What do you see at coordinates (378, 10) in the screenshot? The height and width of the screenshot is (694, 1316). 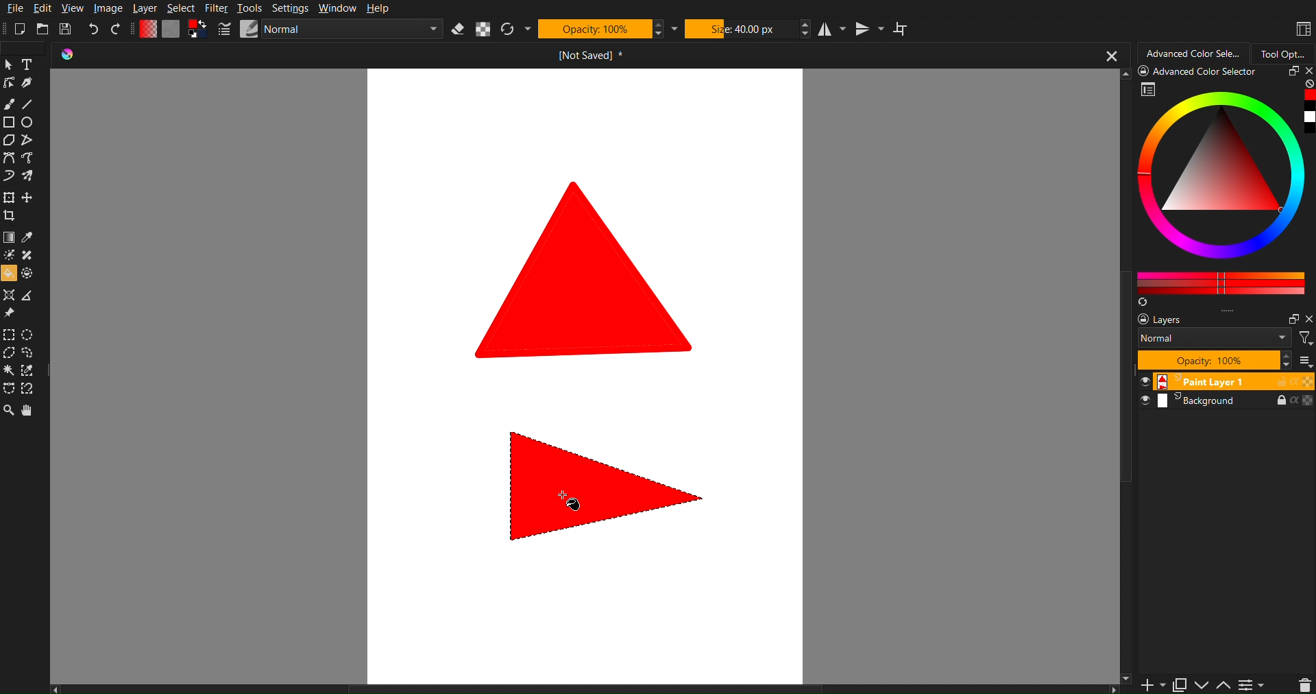 I see `Help` at bounding box center [378, 10].